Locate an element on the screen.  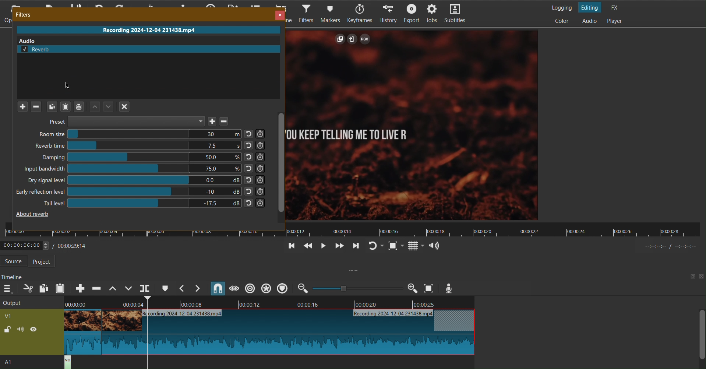
Jobs is located at coordinates (434, 14).